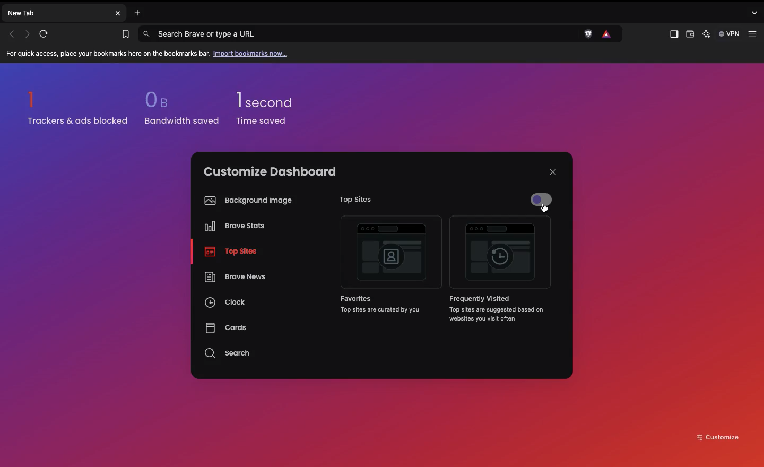  Describe the element at coordinates (56, 12) in the screenshot. I see `New tab` at that location.